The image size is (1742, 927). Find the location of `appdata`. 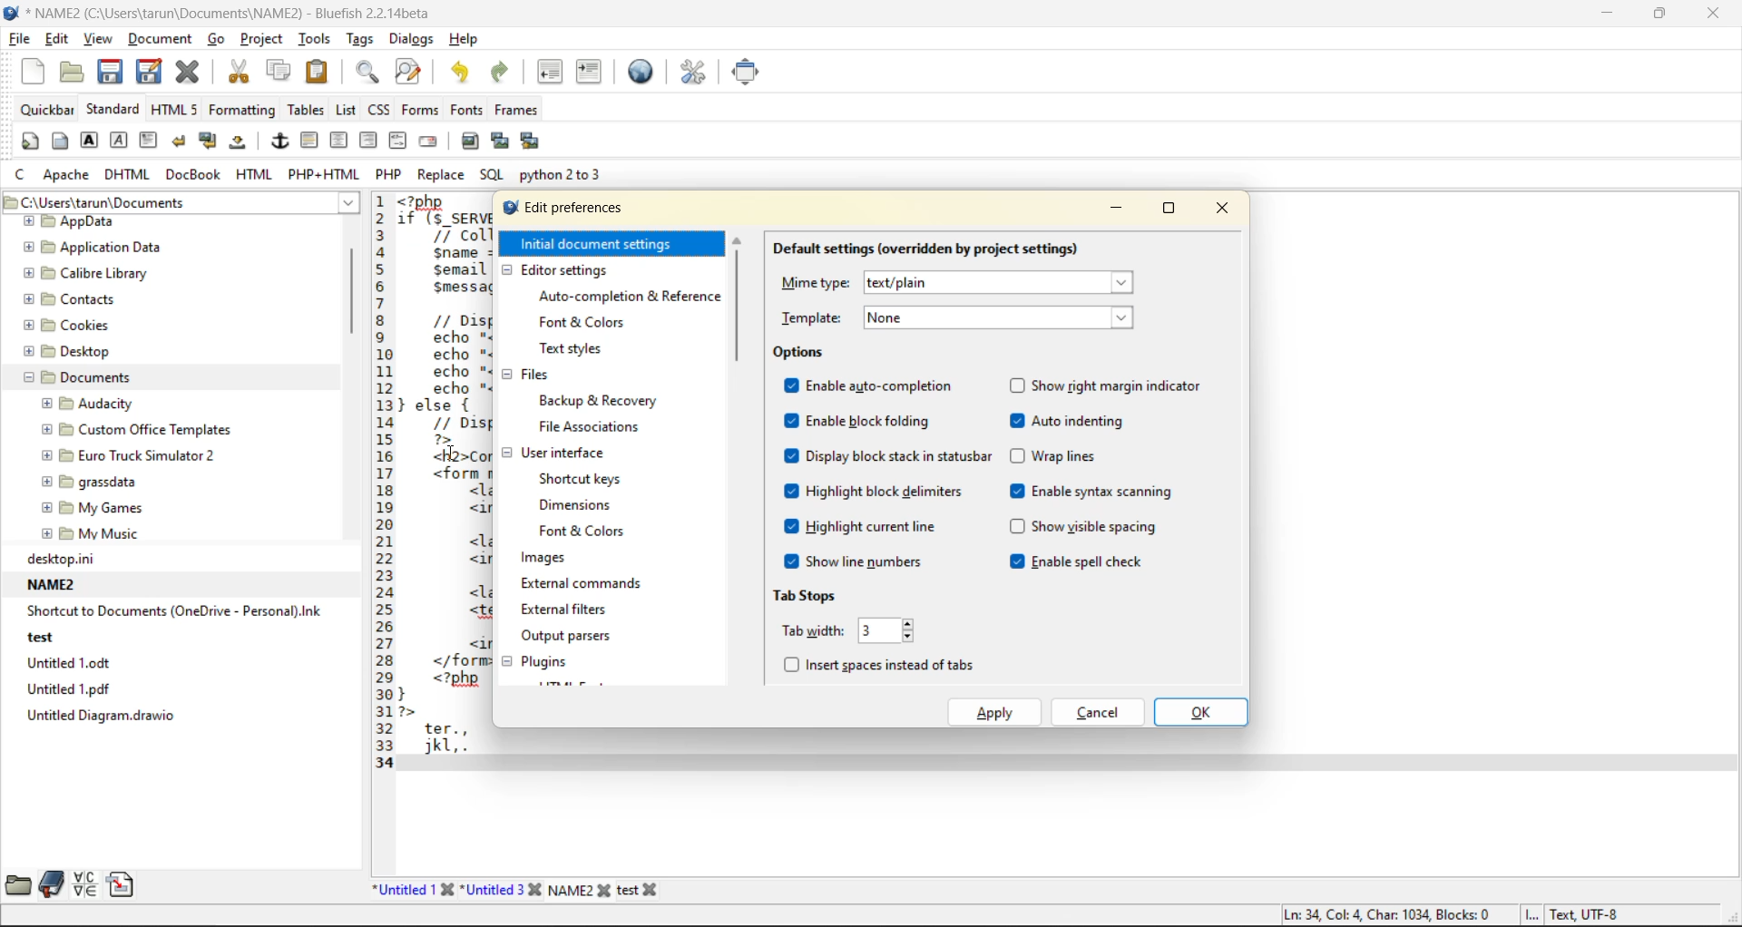

appdata is located at coordinates (80, 222).